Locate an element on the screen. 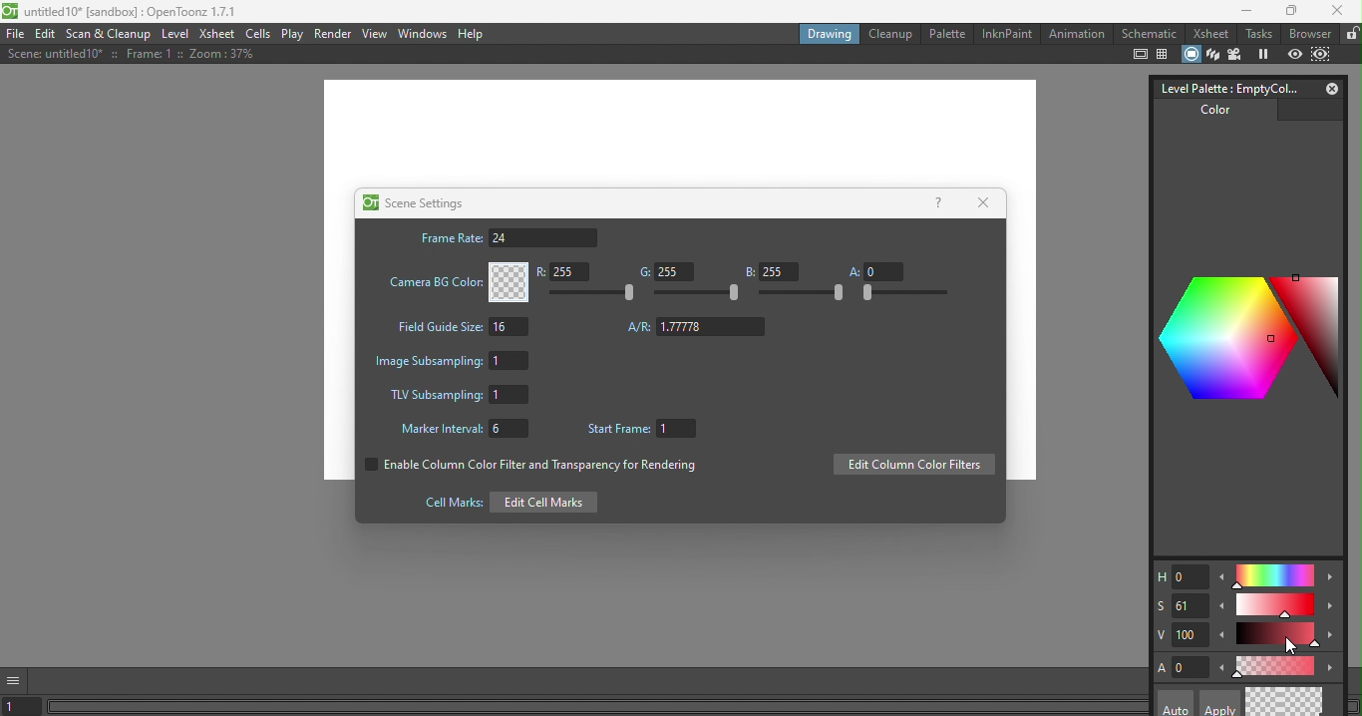  Slide bar is located at coordinates (596, 293).